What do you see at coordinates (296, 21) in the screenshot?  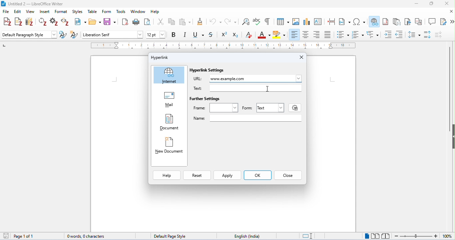 I see `insert image` at bounding box center [296, 21].